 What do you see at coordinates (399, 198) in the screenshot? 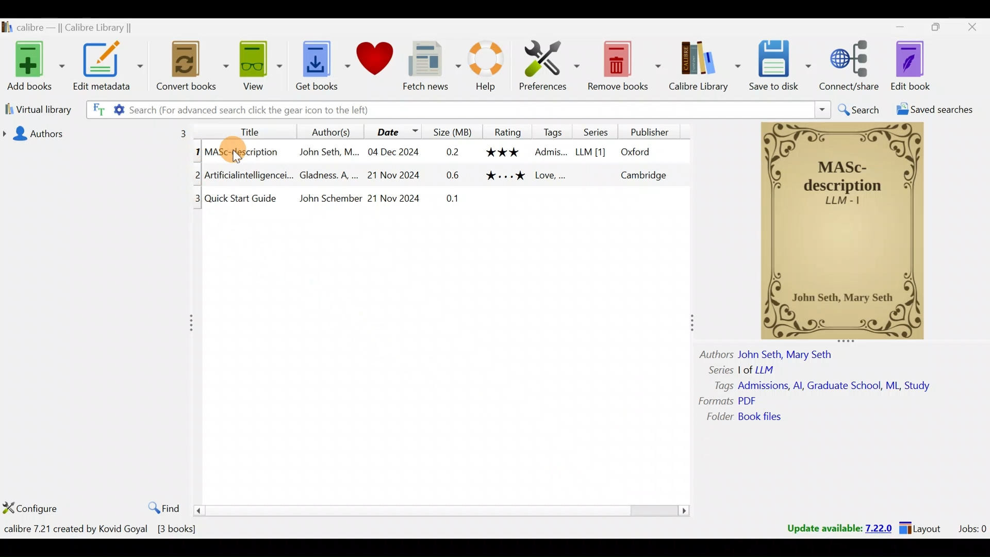
I see `` at bounding box center [399, 198].